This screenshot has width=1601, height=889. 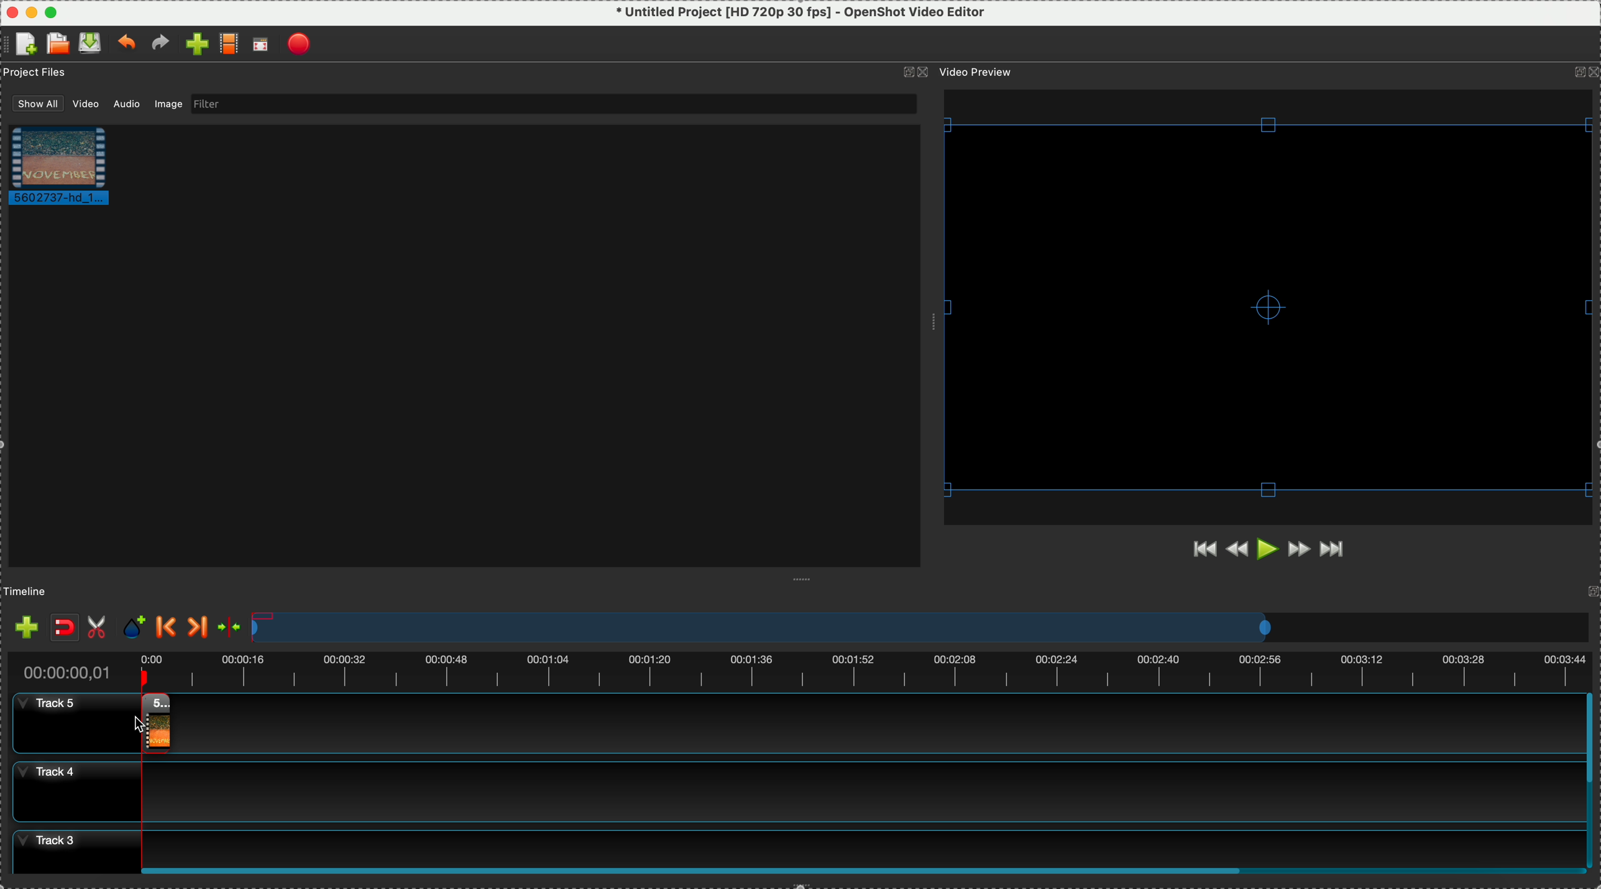 I want to click on filter, so click(x=555, y=104).